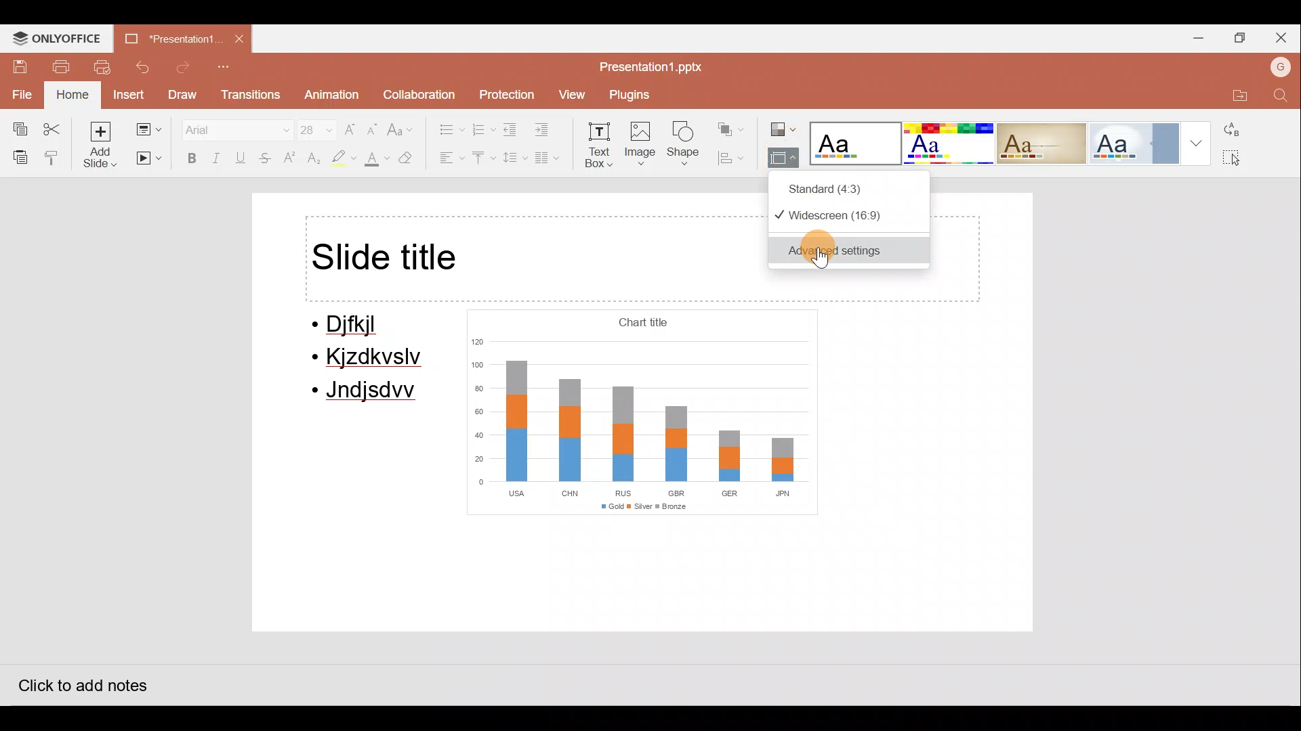 This screenshot has height=731, width=1301. What do you see at coordinates (290, 159) in the screenshot?
I see `Superscript` at bounding box center [290, 159].